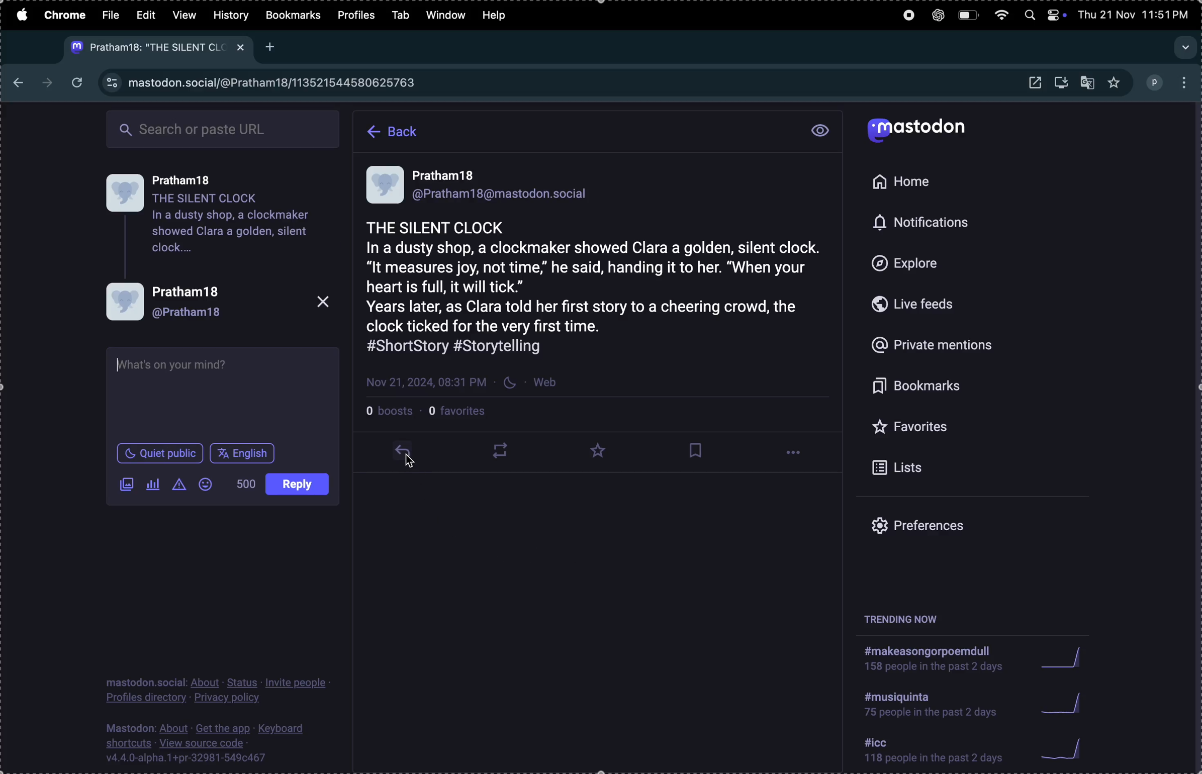  Describe the element at coordinates (127, 486) in the screenshot. I see `add image` at that location.